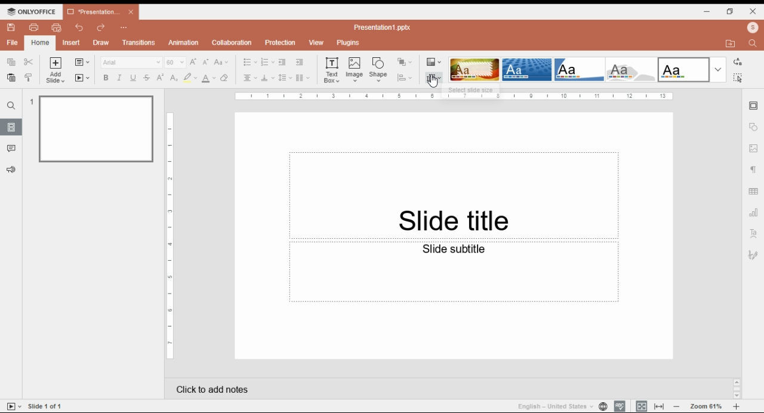 The width and height of the screenshot is (764, 413). Describe the element at coordinates (754, 233) in the screenshot. I see `text art settings` at that location.